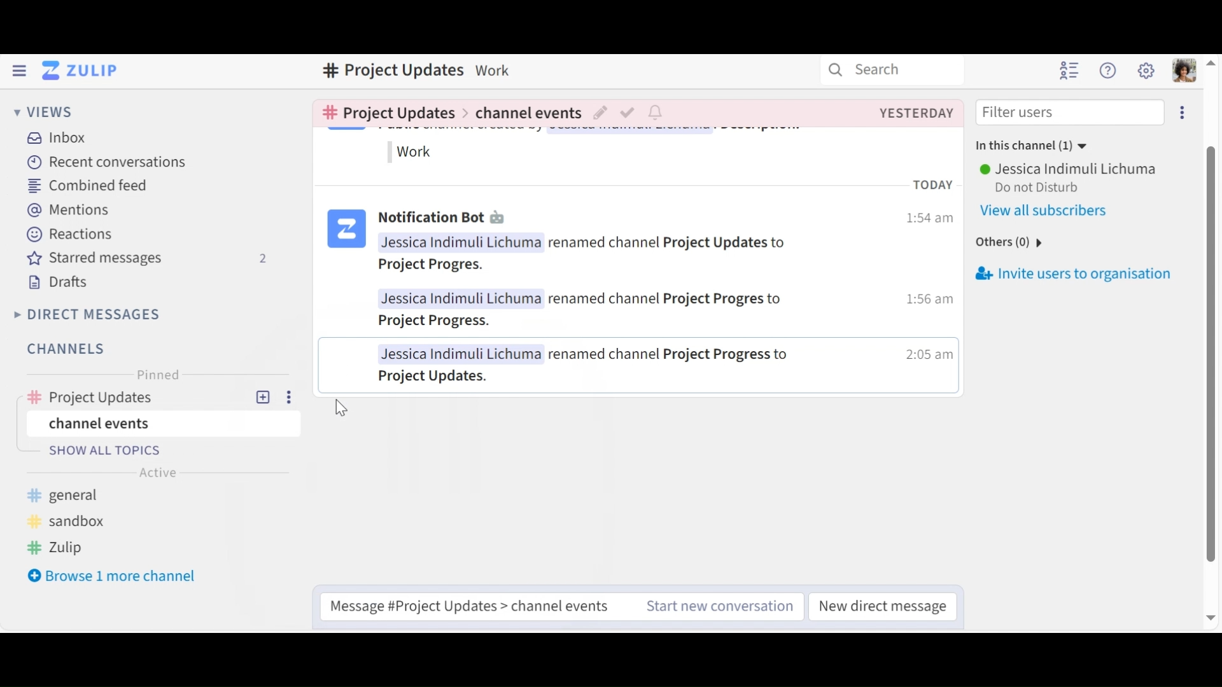 This screenshot has height=687, width=1222. Describe the element at coordinates (67, 209) in the screenshot. I see `Mentions` at that location.